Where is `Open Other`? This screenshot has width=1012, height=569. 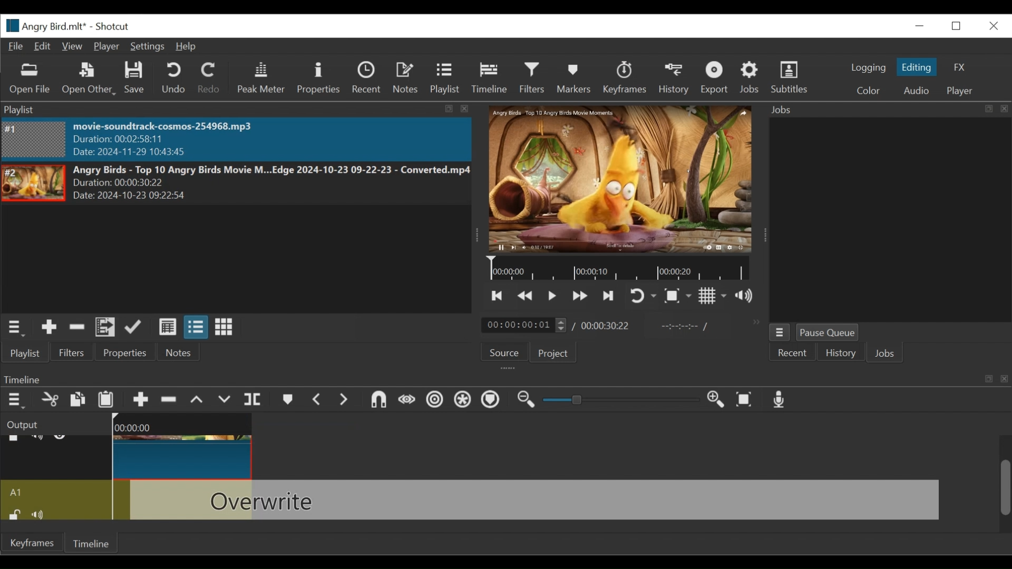
Open Other is located at coordinates (89, 79).